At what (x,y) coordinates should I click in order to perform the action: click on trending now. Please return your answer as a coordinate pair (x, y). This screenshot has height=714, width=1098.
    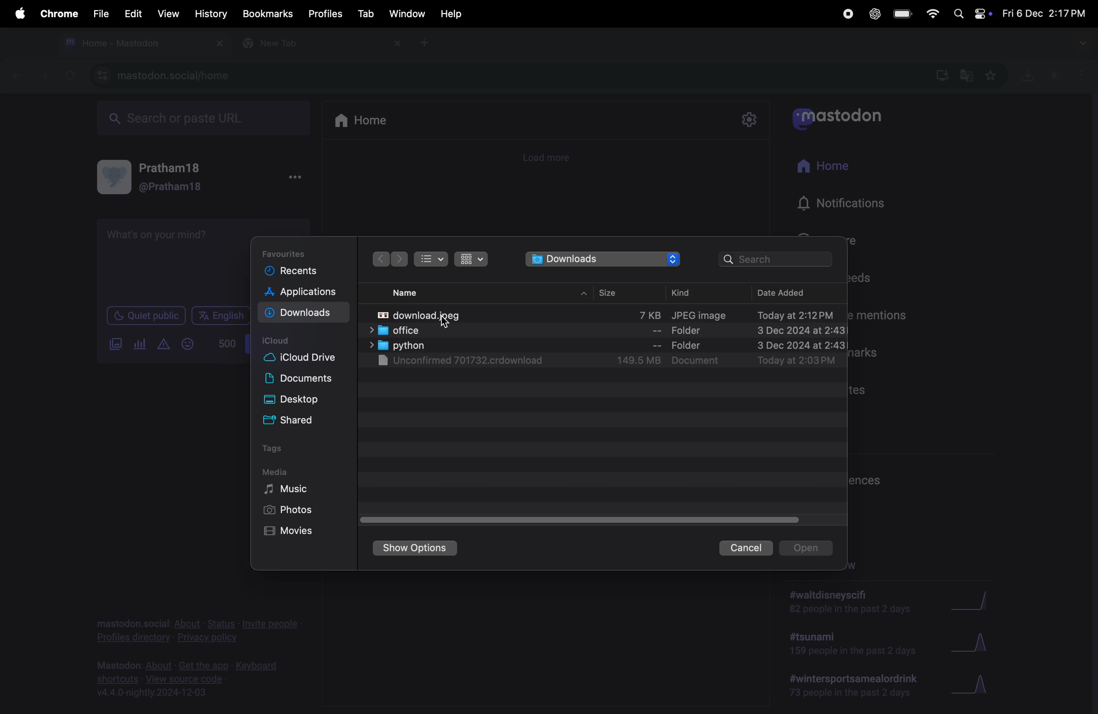
    Looking at the image, I should click on (824, 566).